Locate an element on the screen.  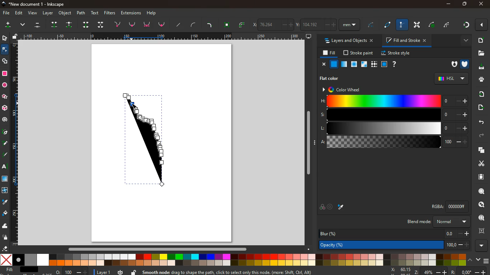
fullscreen is located at coordinates (418, 25).